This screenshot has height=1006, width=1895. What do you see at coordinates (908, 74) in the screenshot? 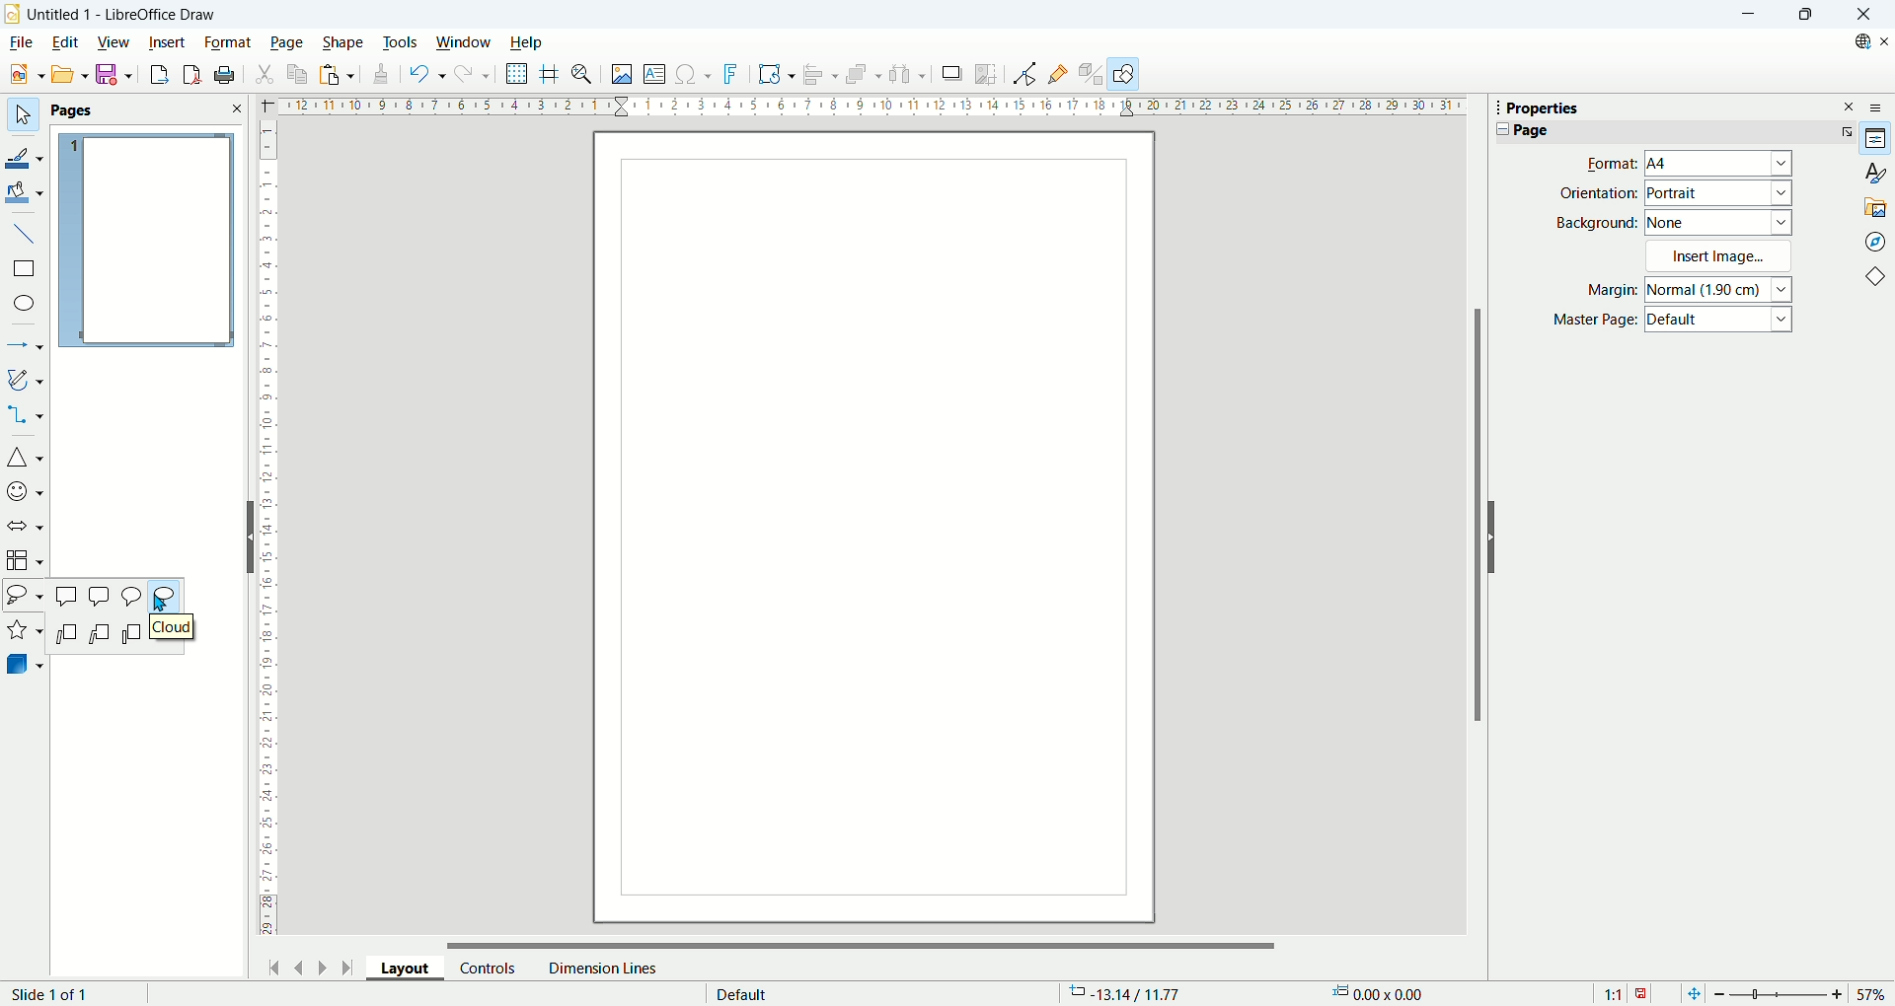
I see `select atleast three objects to distribute` at bounding box center [908, 74].